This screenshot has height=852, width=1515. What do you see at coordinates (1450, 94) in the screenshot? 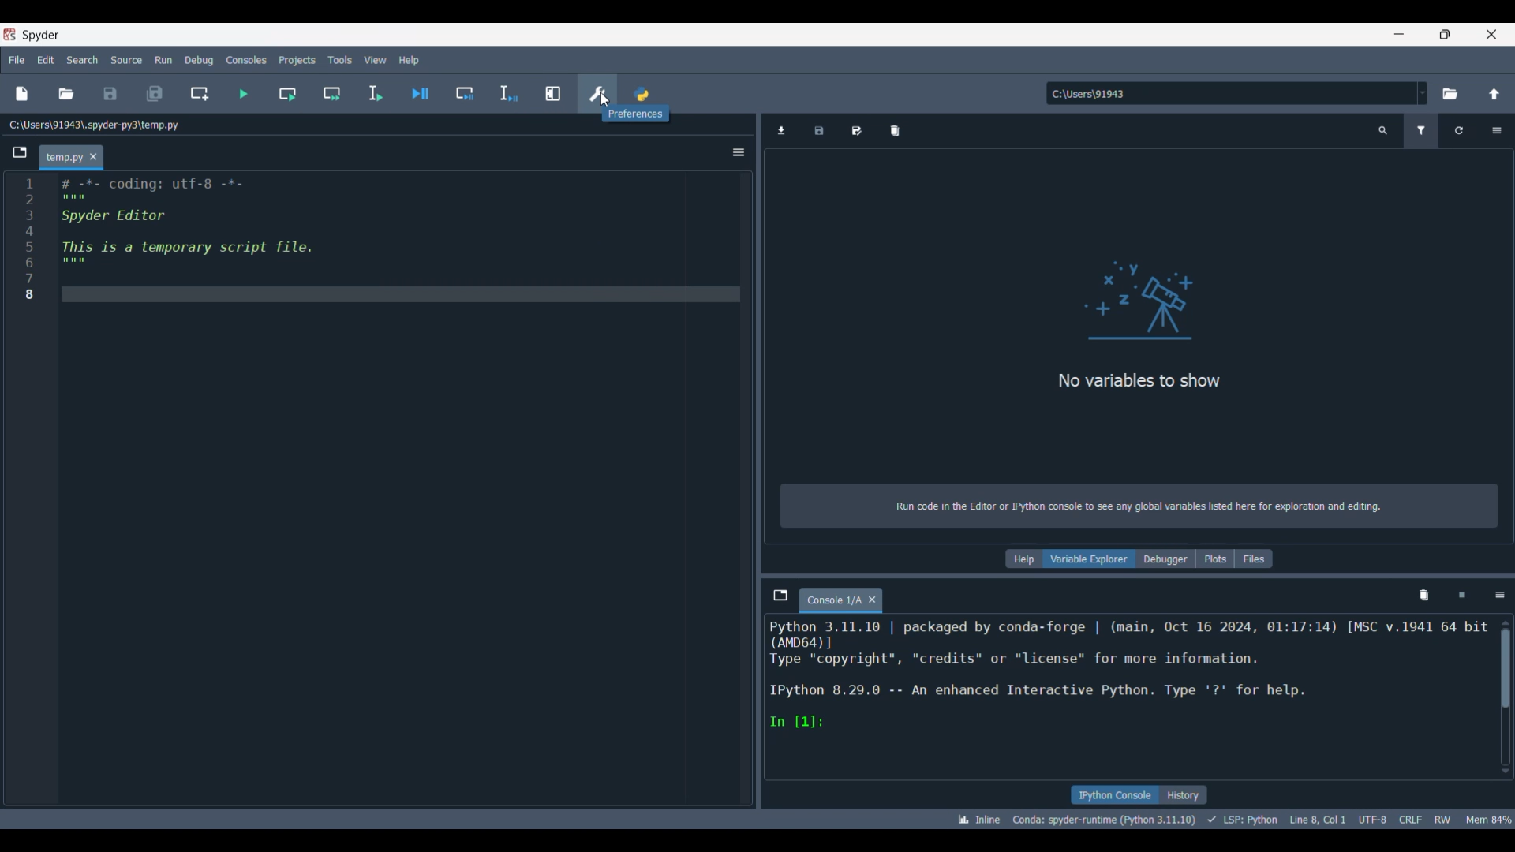
I see `Browse a default directory` at bounding box center [1450, 94].